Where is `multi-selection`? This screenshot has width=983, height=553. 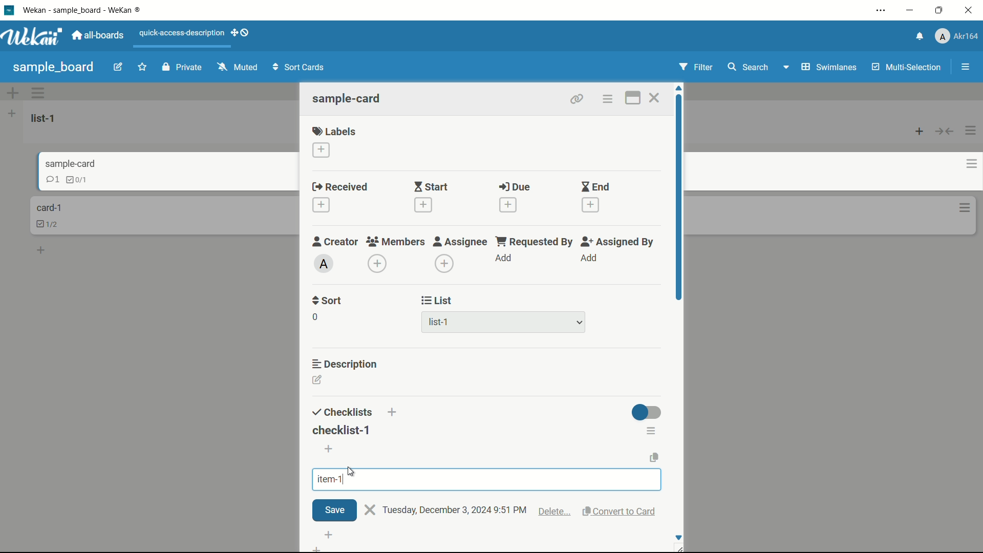
multi-selection is located at coordinates (907, 67).